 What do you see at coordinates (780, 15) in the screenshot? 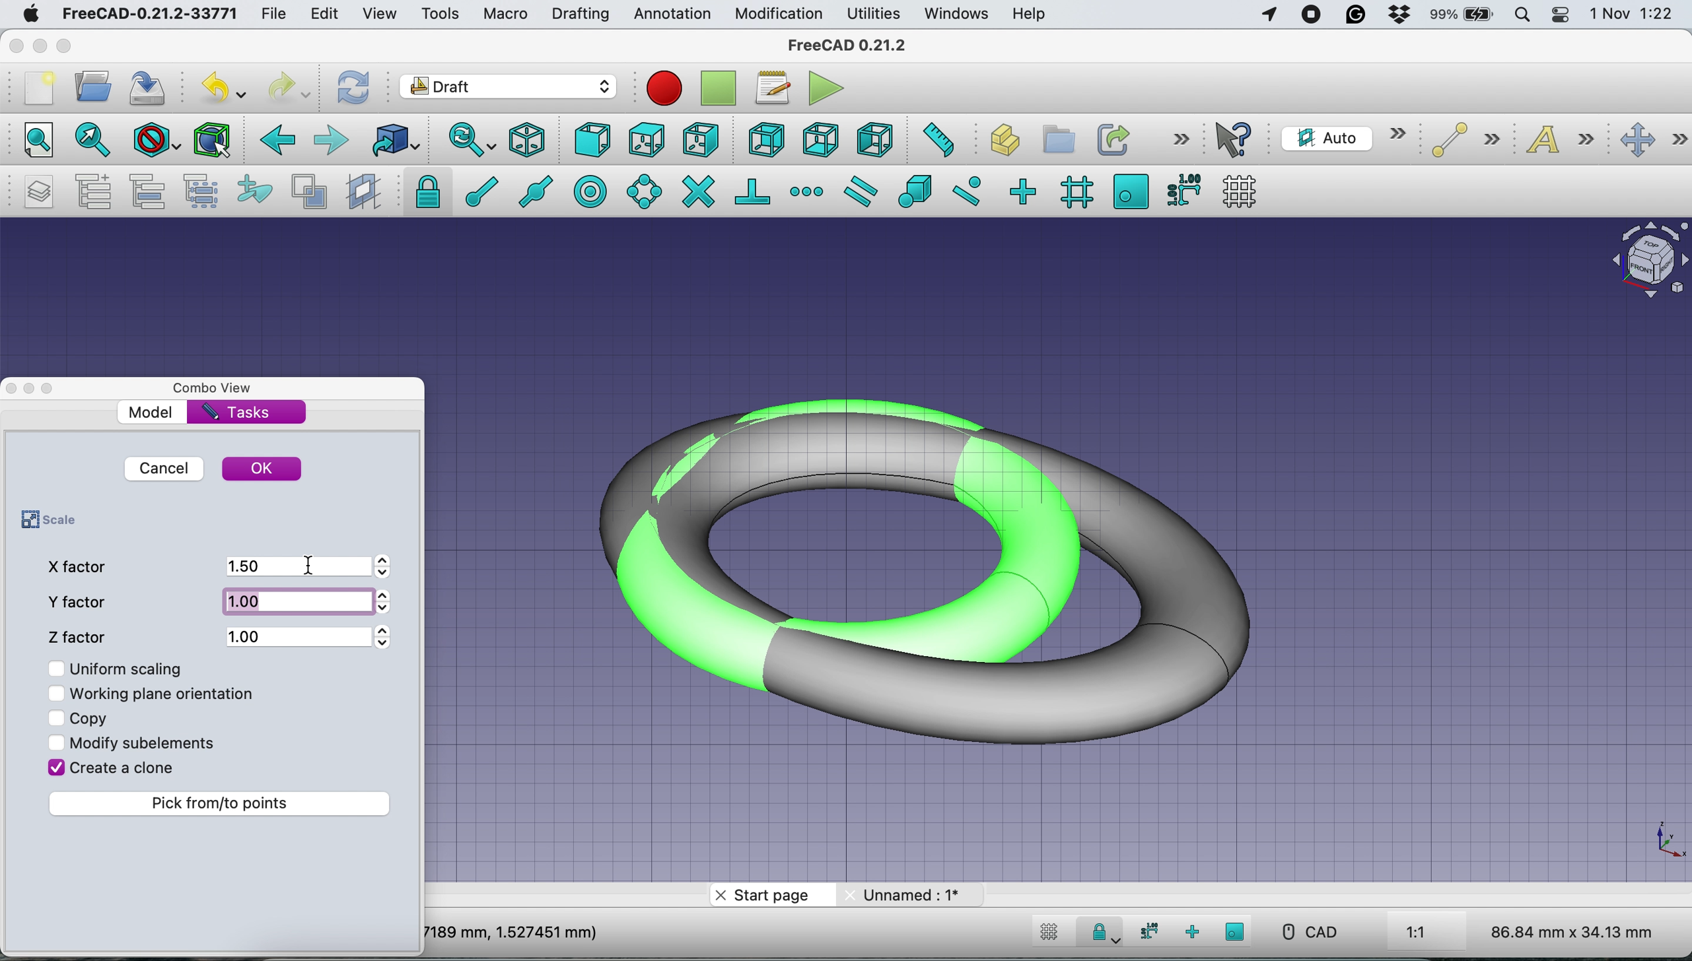
I see `modification` at bounding box center [780, 15].